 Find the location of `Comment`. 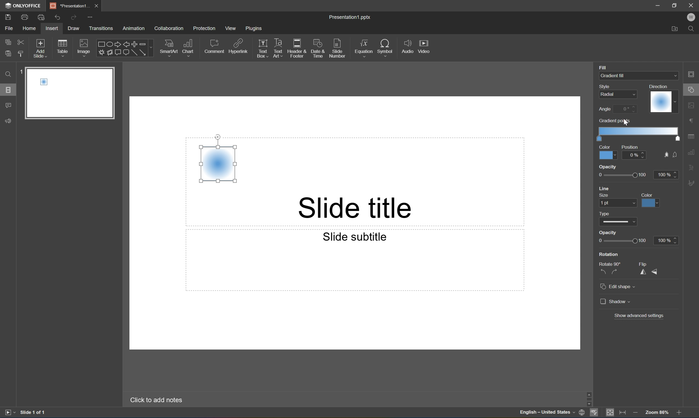

Comment is located at coordinates (215, 46).